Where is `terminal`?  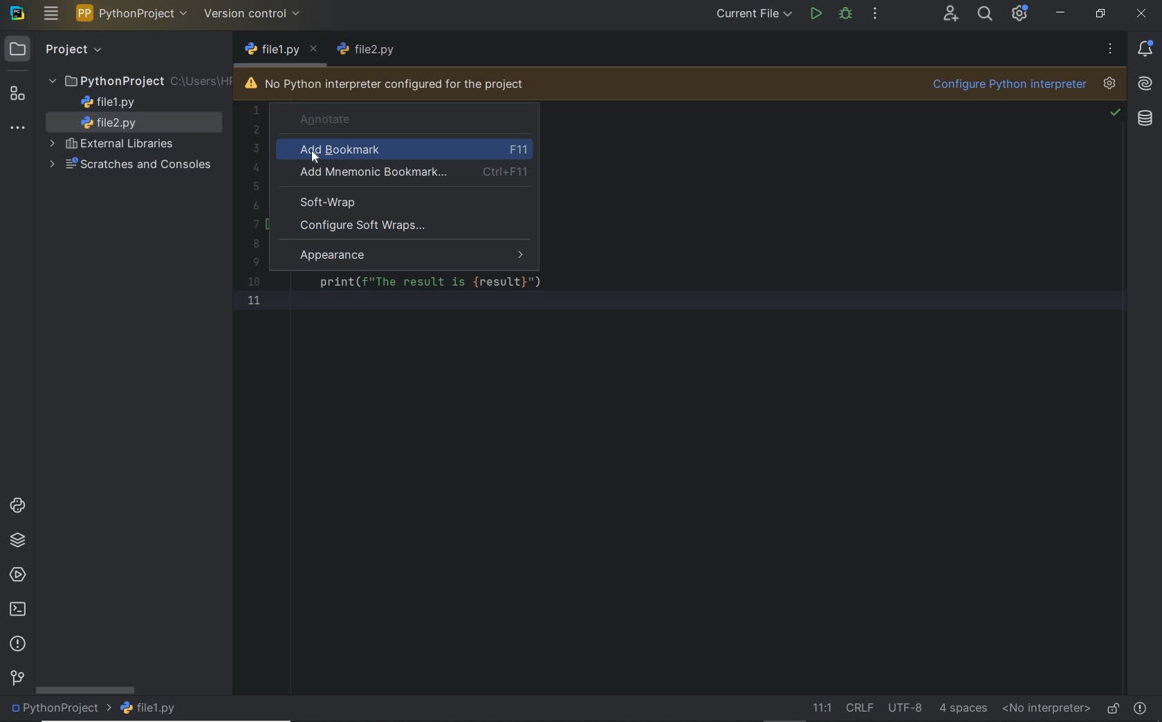 terminal is located at coordinates (17, 611).